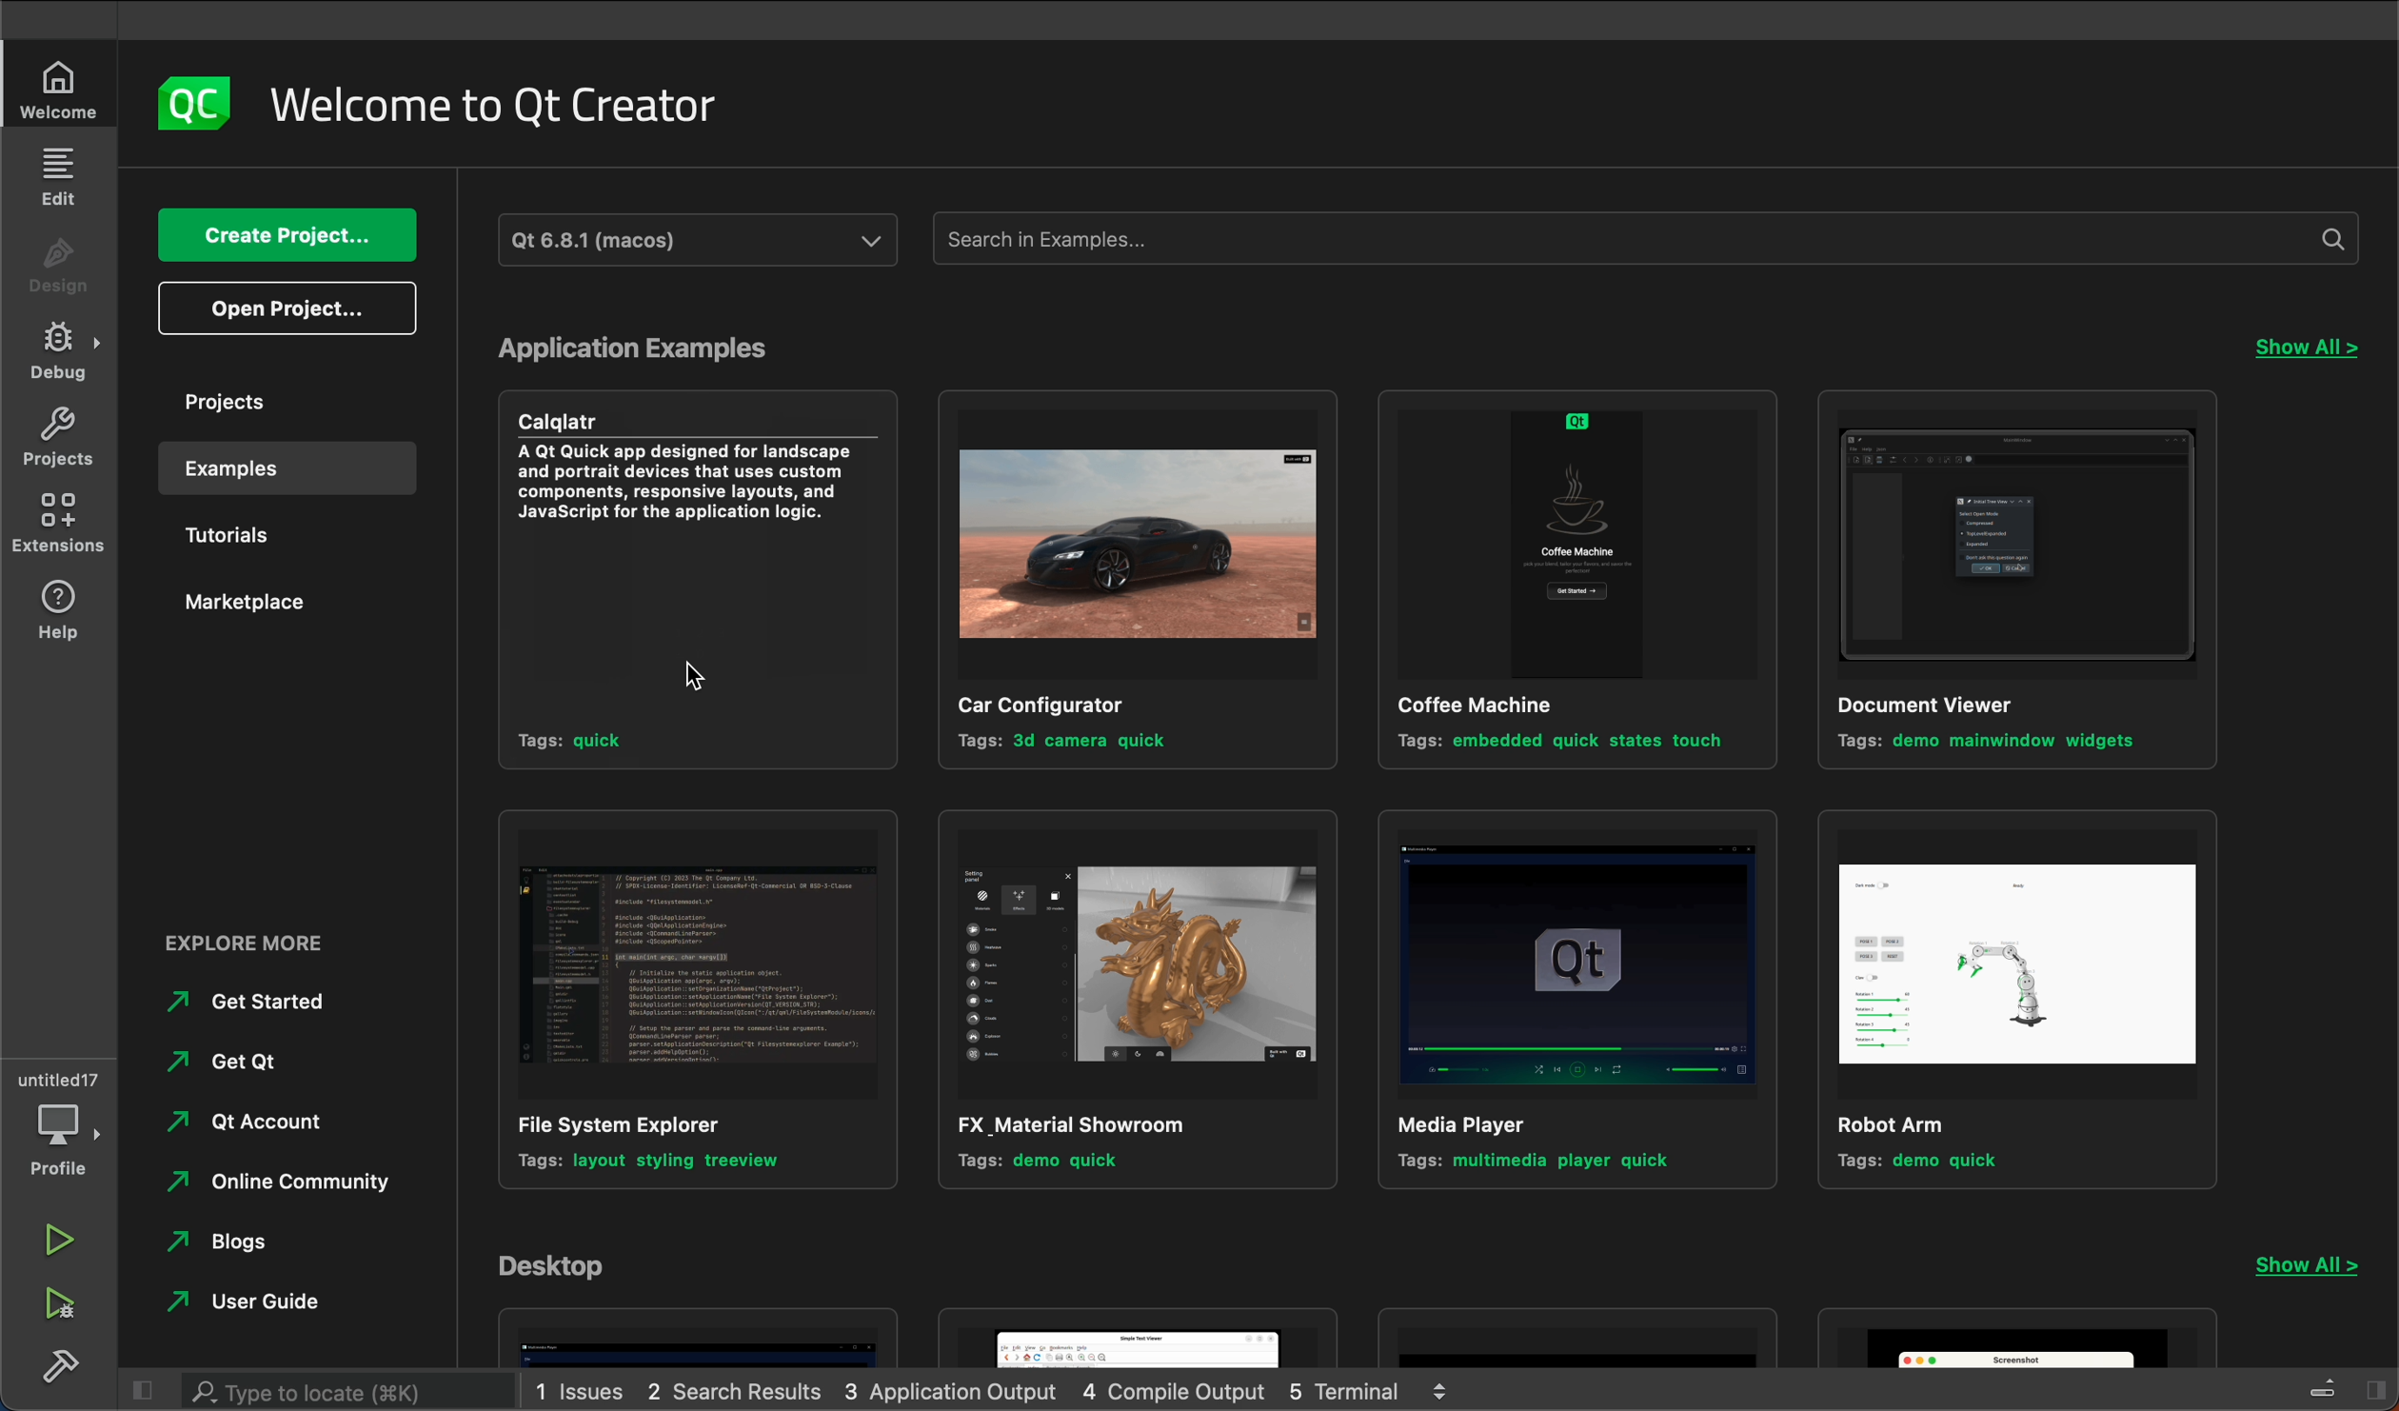 The height and width of the screenshot is (1411, 2399). What do you see at coordinates (288, 1005) in the screenshot?
I see `get started` at bounding box center [288, 1005].